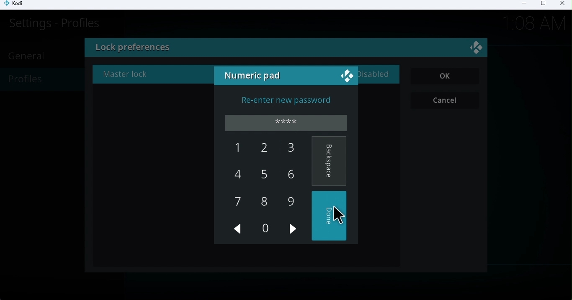 The height and width of the screenshot is (300, 572). I want to click on Close, so click(561, 5).